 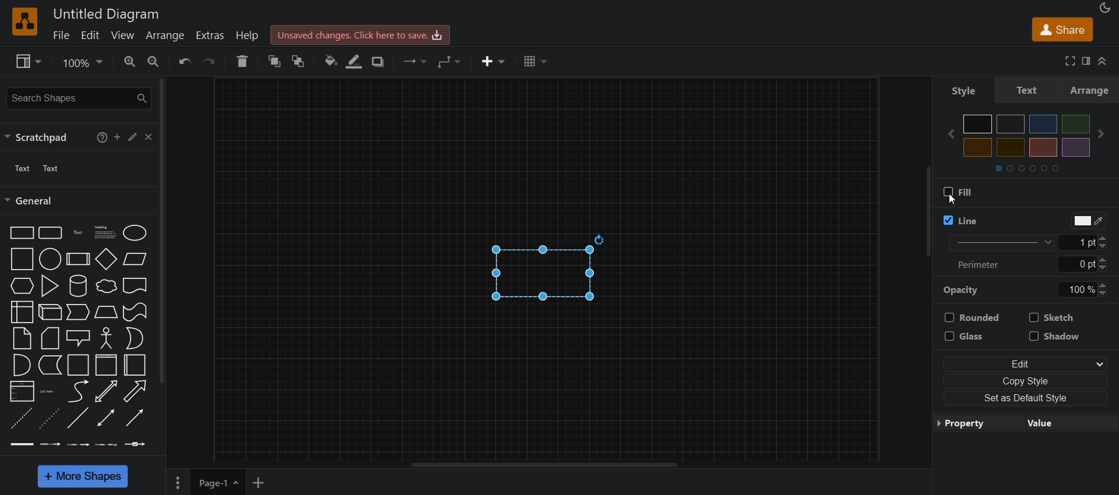 I want to click on current page, so click(x=219, y=482).